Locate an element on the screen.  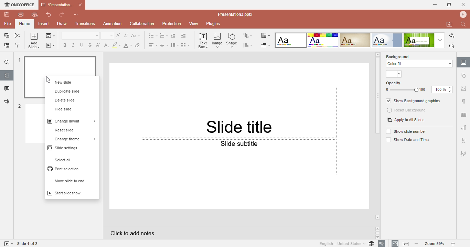
Paste is located at coordinates (6, 46).